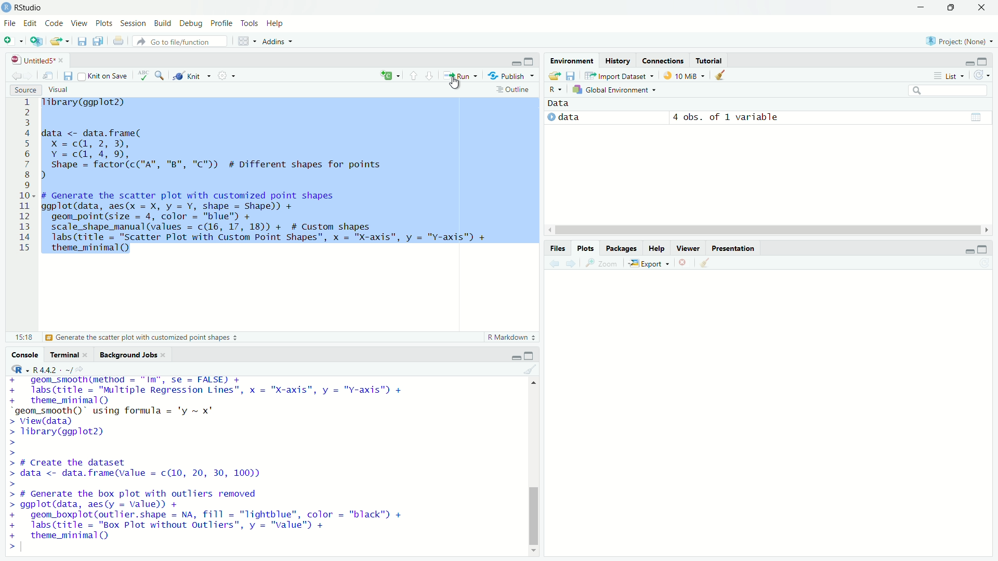 Image resolution: width=998 pixels, height=561 pixels. What do you see at coordinates (49, 75) in the screenshot?
I see `Show in new window` at bounding box center [49, 75].